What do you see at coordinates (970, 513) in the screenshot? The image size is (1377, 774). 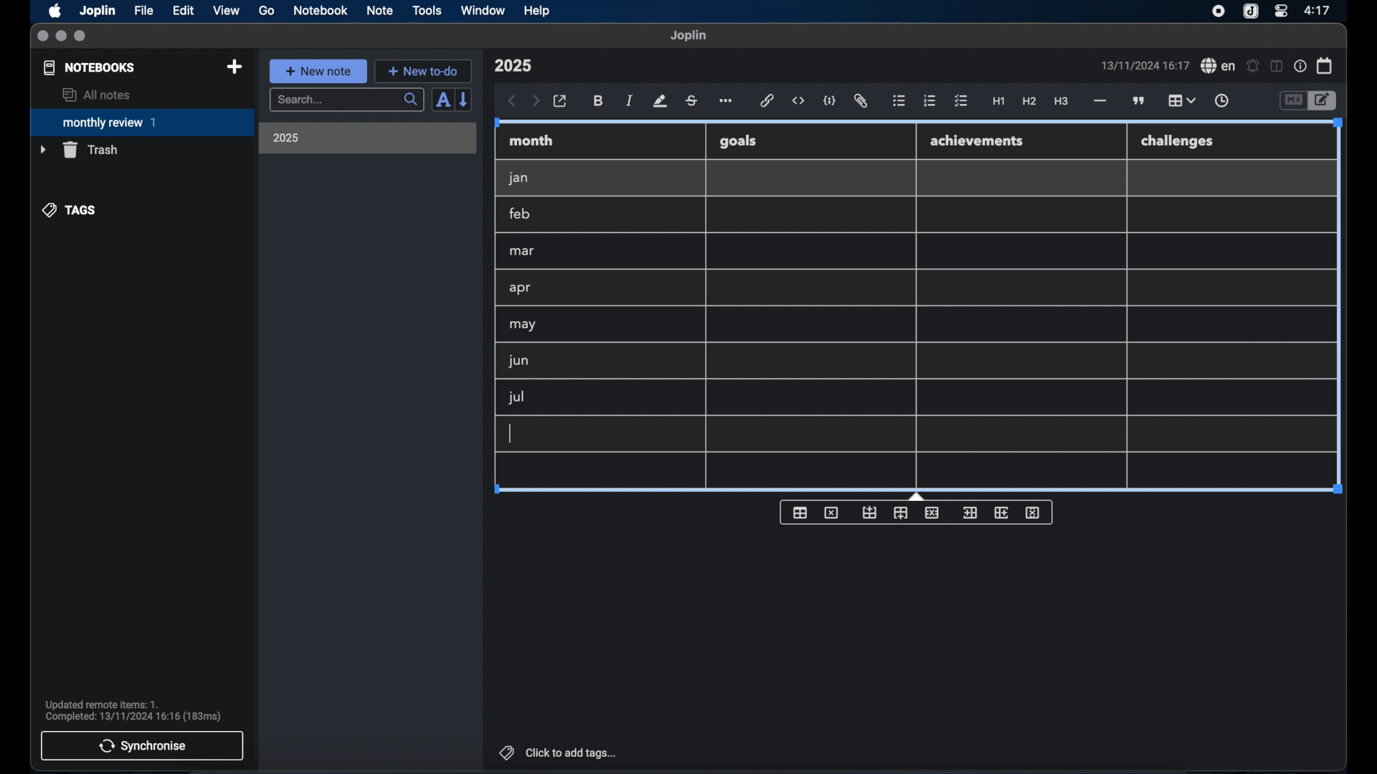 I see `insert column before` at bounding box center [970, 513].